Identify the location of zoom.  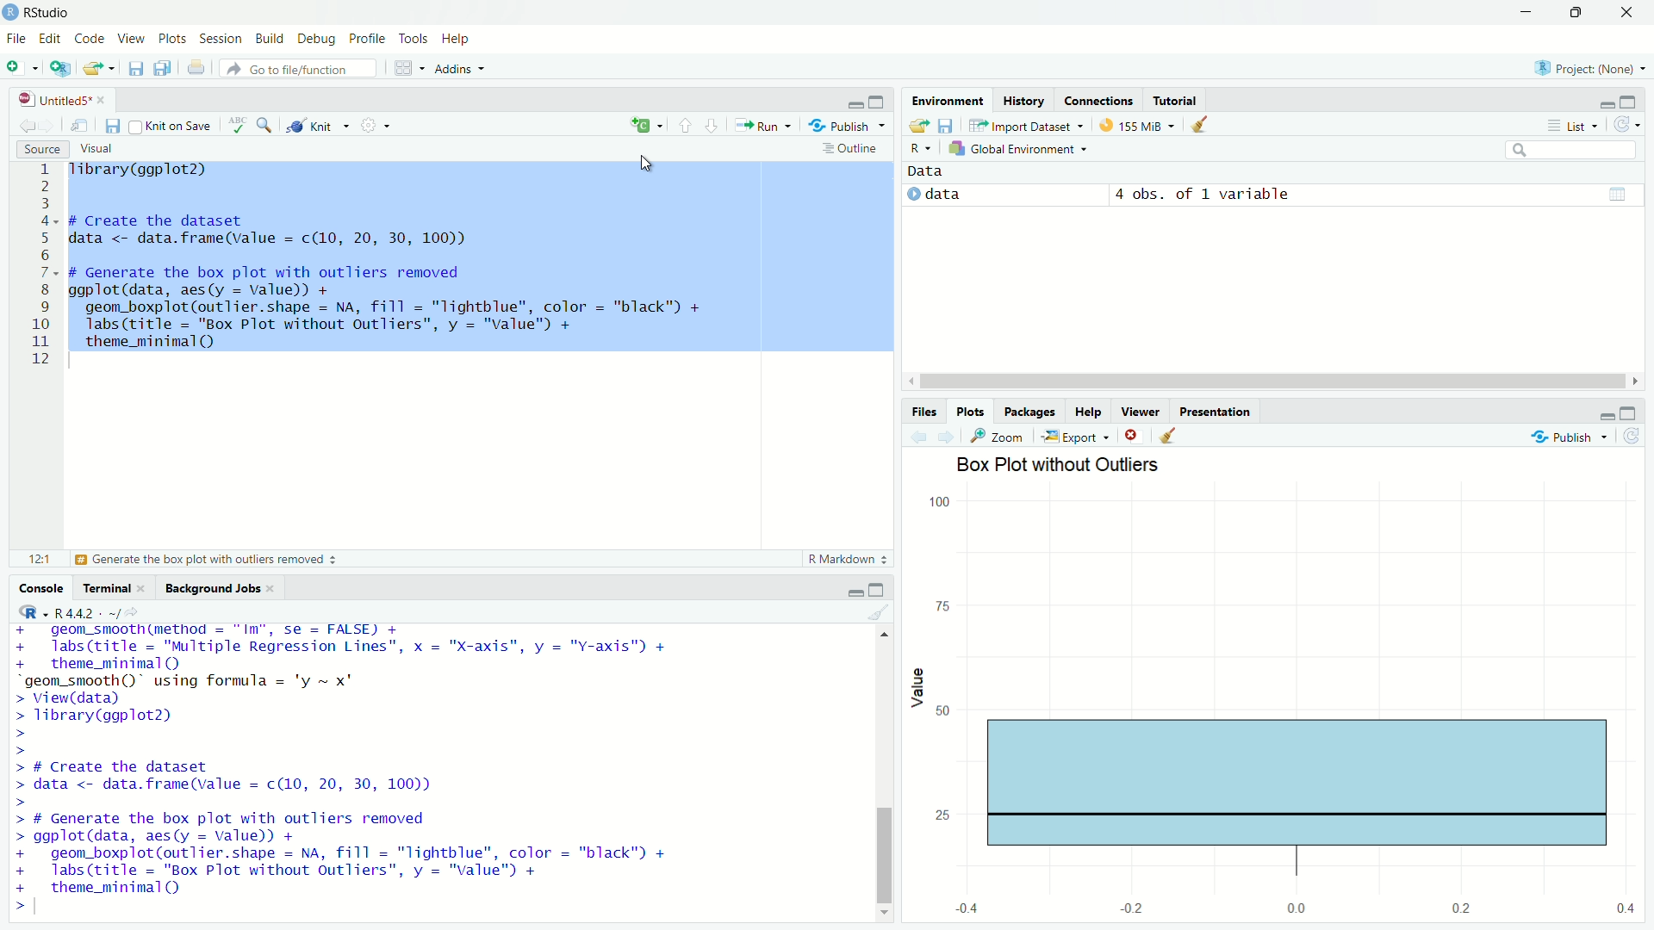
(266, 123).